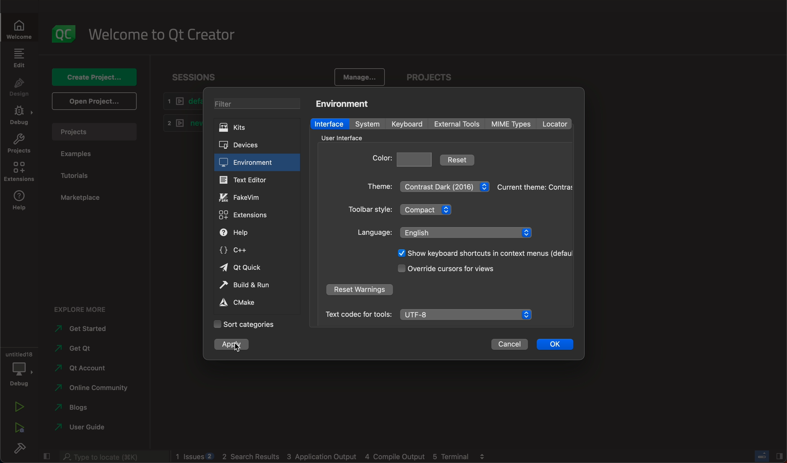 Image resolution: width=787 pixels, height=463 pixels. Describe the element at coordinates (535, 188) in the screenshot. I see `current theme` at that location.